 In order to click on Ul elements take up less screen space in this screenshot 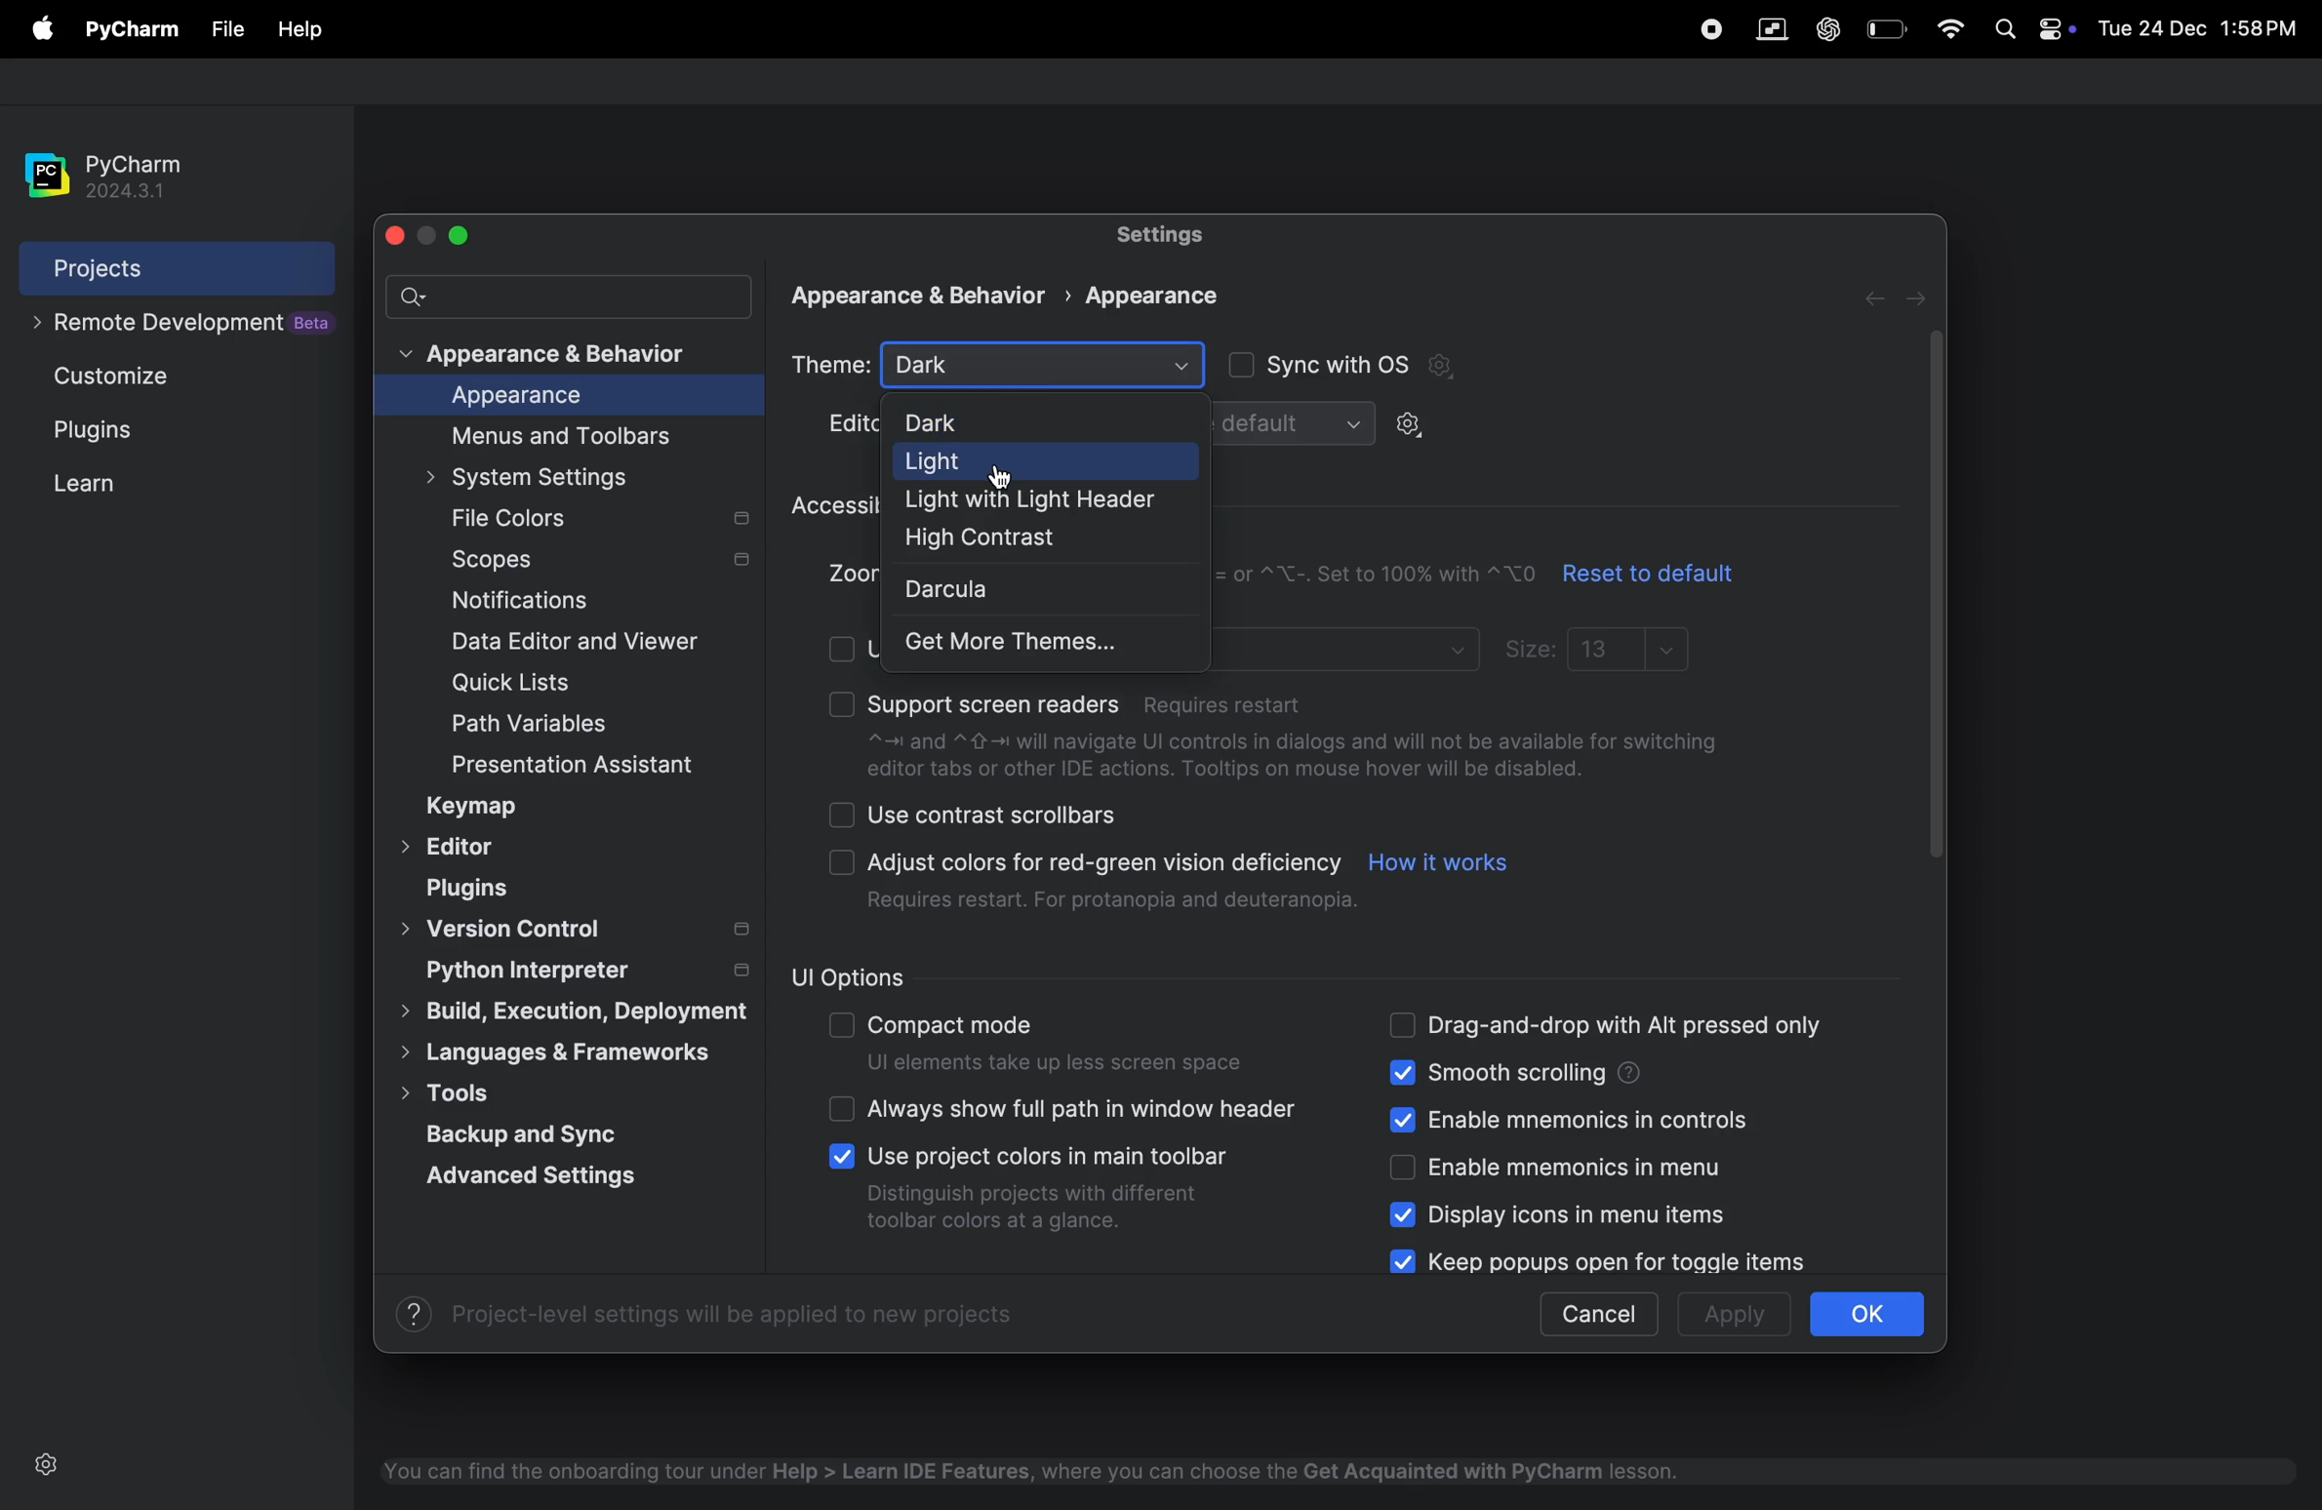, I will do `click(1070, 1065)`.